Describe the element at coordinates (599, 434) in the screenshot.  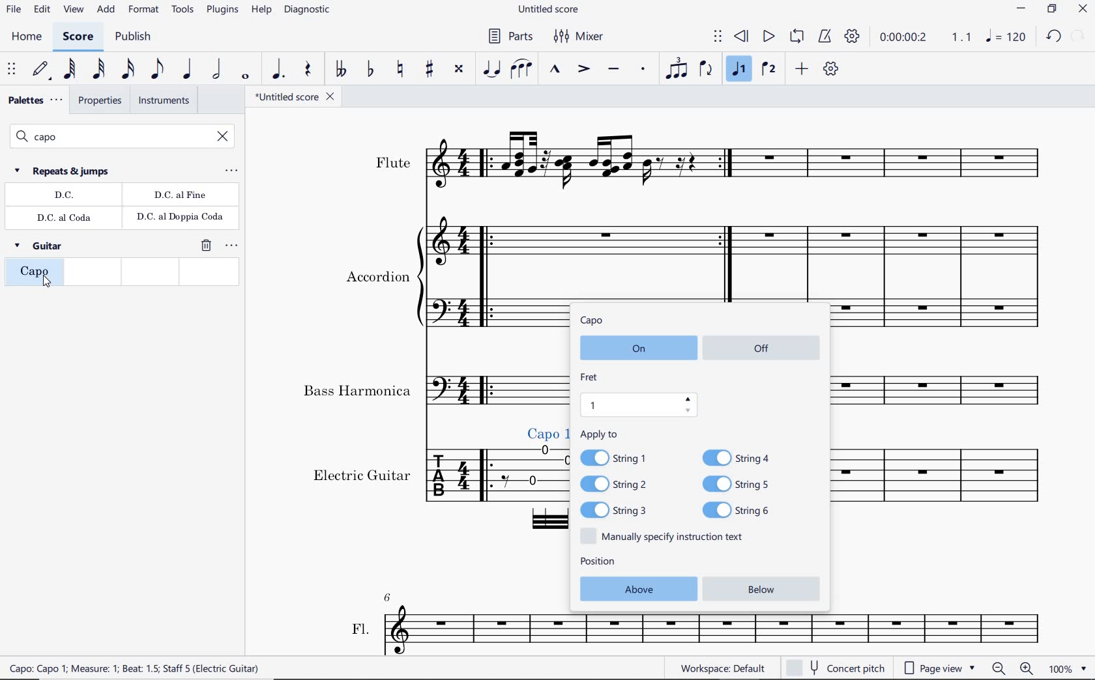
I see `Apply to` at that location.